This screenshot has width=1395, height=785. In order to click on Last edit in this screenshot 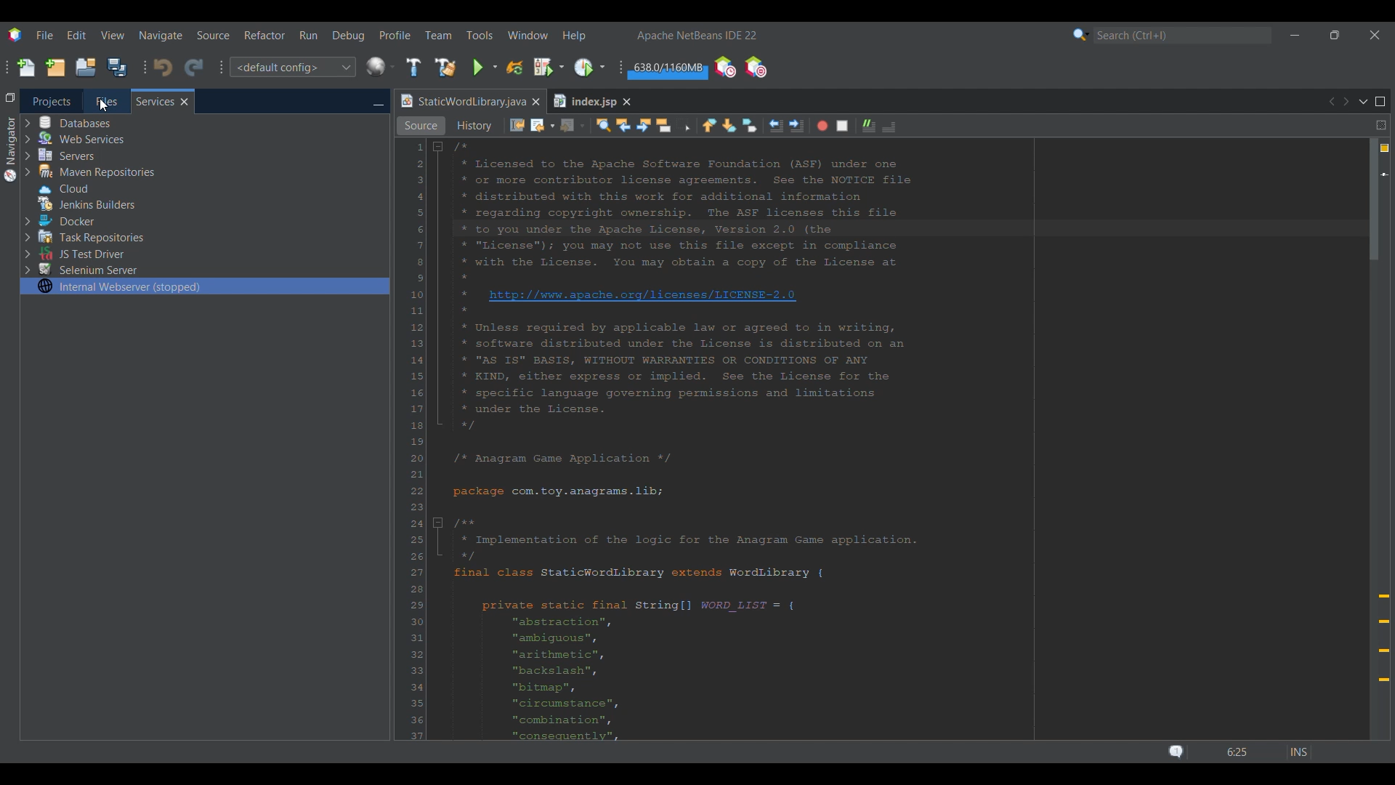, I will do `click(517, 125)`.